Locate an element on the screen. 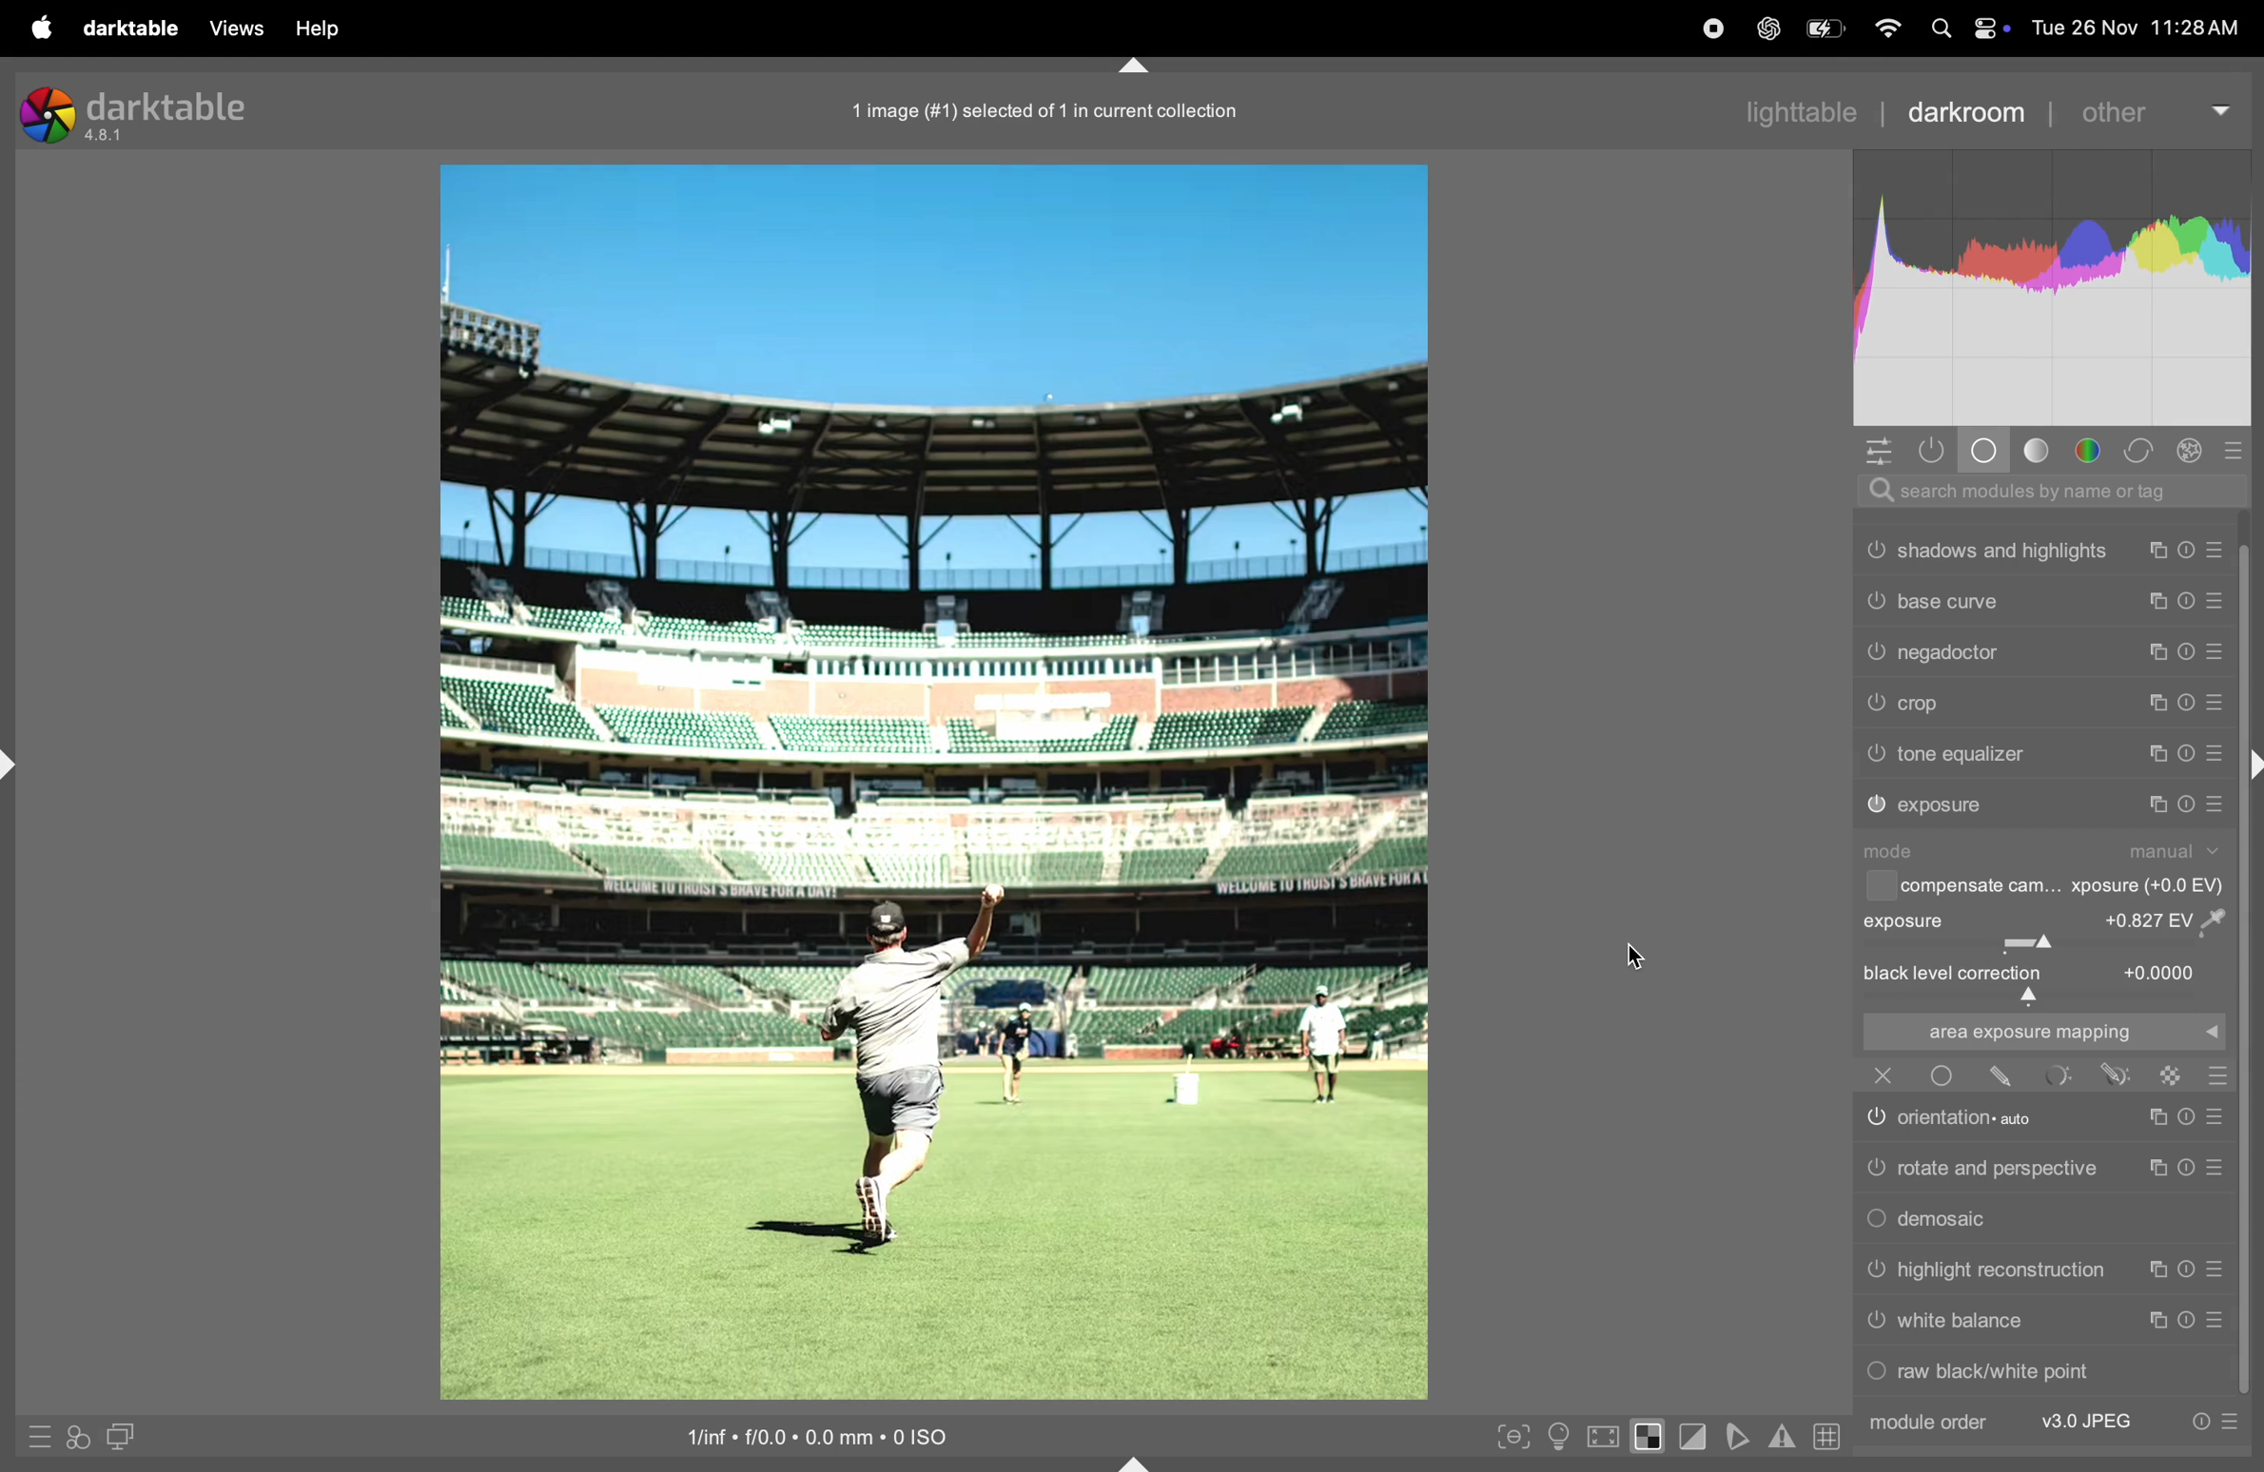 Image resolution: width=2264 pixels, height=1472 pixels. darkroom is located at coordinates (1961, 110).